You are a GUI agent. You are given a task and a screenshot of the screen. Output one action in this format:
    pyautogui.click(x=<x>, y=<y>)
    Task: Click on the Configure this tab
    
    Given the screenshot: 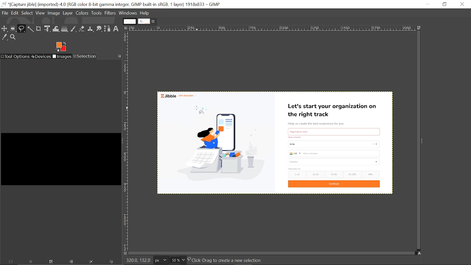 What is the action you would take?
    pyautogui.click(x=119, y=56)
    